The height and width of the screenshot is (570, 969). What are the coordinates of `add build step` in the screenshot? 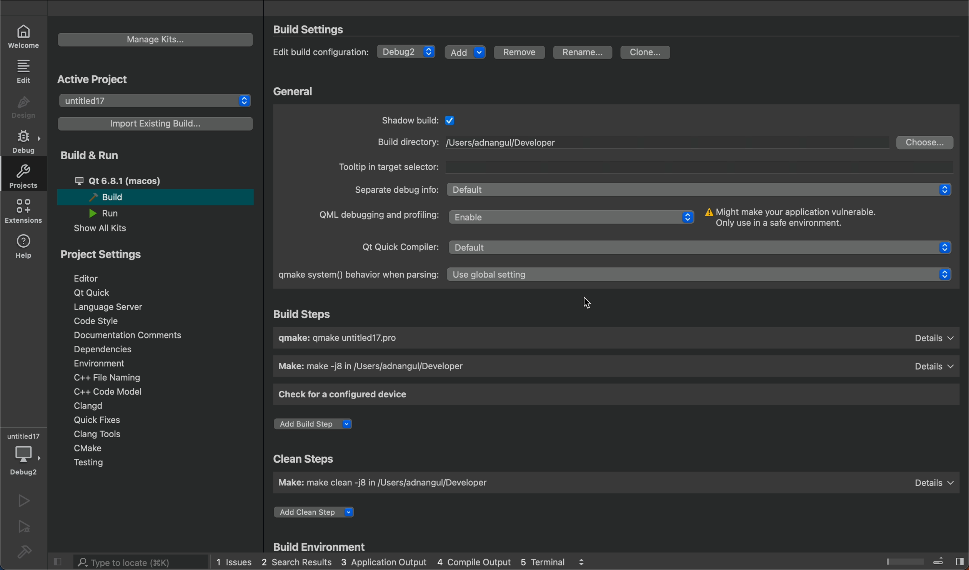 It's located at (308, 428).